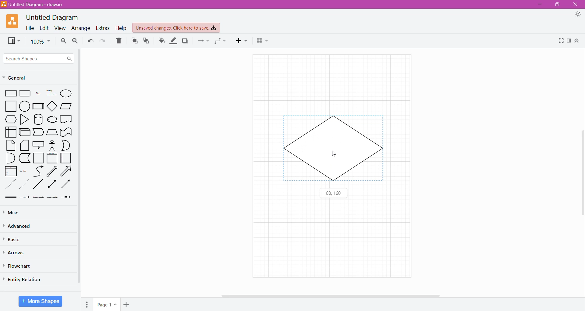  Describe the element at coordinates (39, 59) in the screenshot. I see `Search Shapes` at that location.